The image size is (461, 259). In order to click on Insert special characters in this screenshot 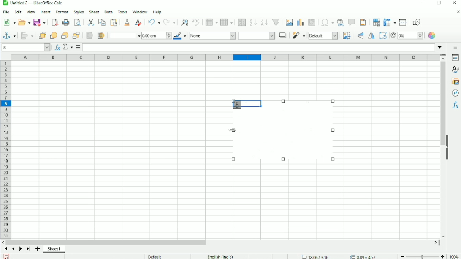, I will do `click(326, 22)`.